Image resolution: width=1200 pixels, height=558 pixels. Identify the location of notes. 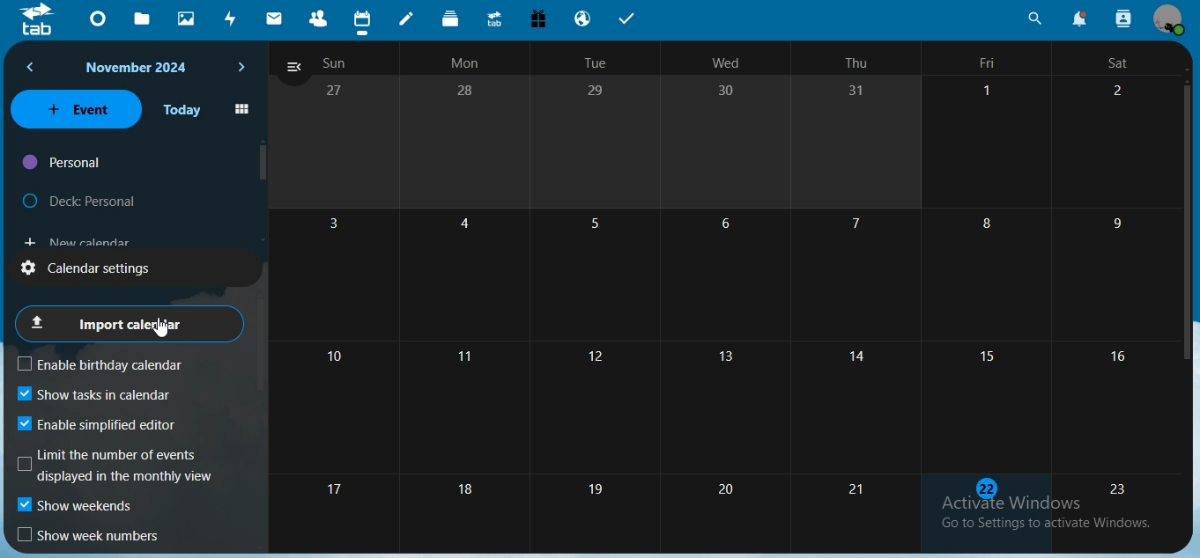
(410, 19).